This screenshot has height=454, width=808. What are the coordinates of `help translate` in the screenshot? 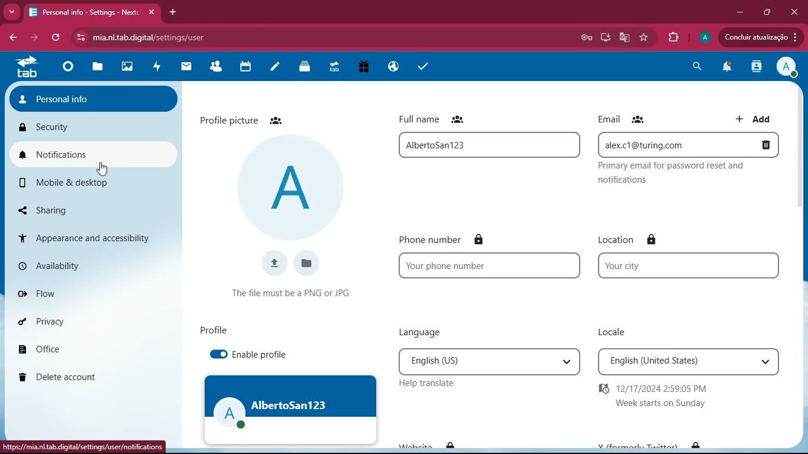 It's located at (426, 384).